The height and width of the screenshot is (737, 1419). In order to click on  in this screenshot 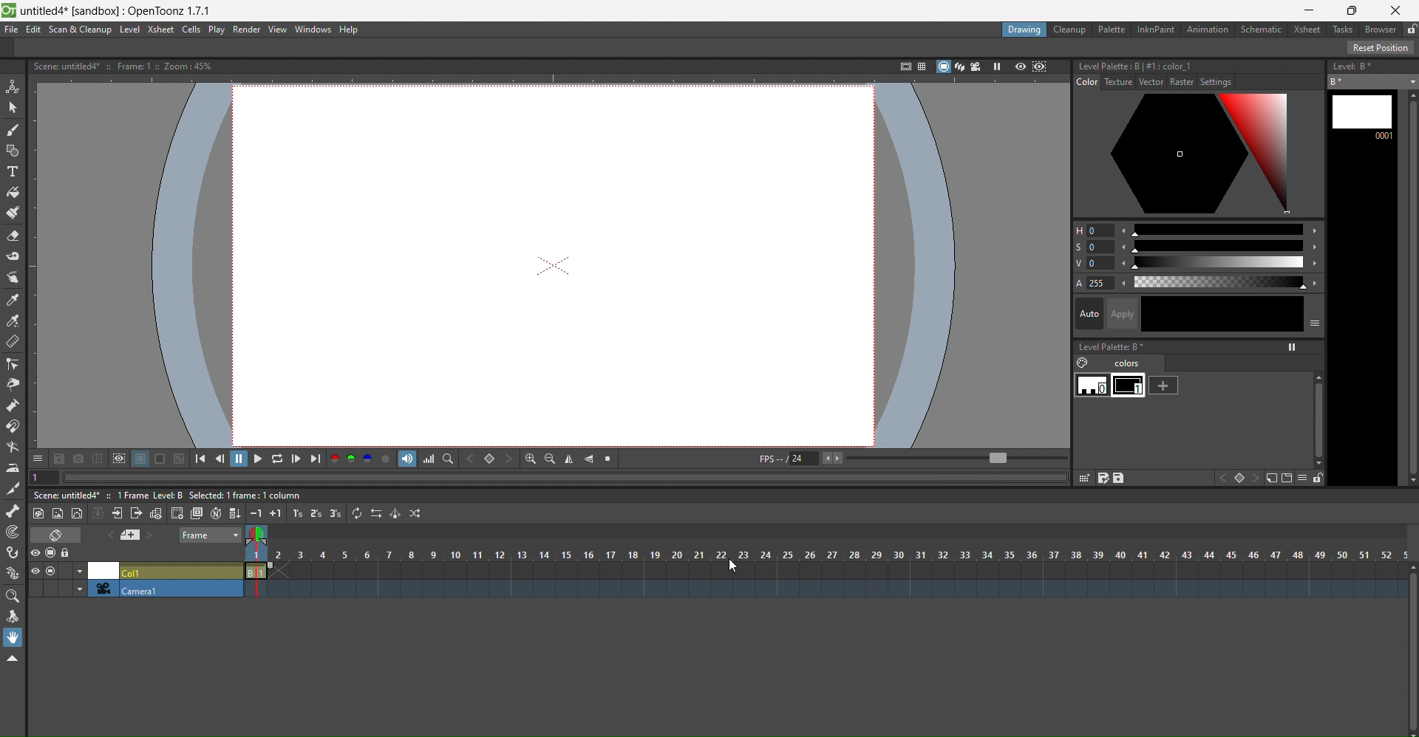, I will do `click(588, 459)`.